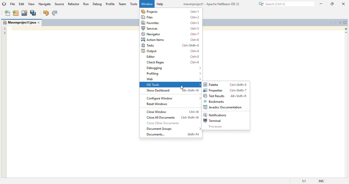 The image size is (349, 184). What do you see at coordinates (223, 107) in the screenshot?
I see `javadoc documentation` at bounding box center [223, 107].